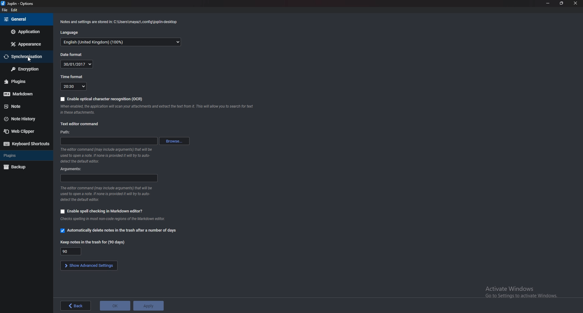 The image size is (583, 313). What do you see at coordinates (24, 156) in the screenshot?
I see `plugins` at bounding box center [24, 156].